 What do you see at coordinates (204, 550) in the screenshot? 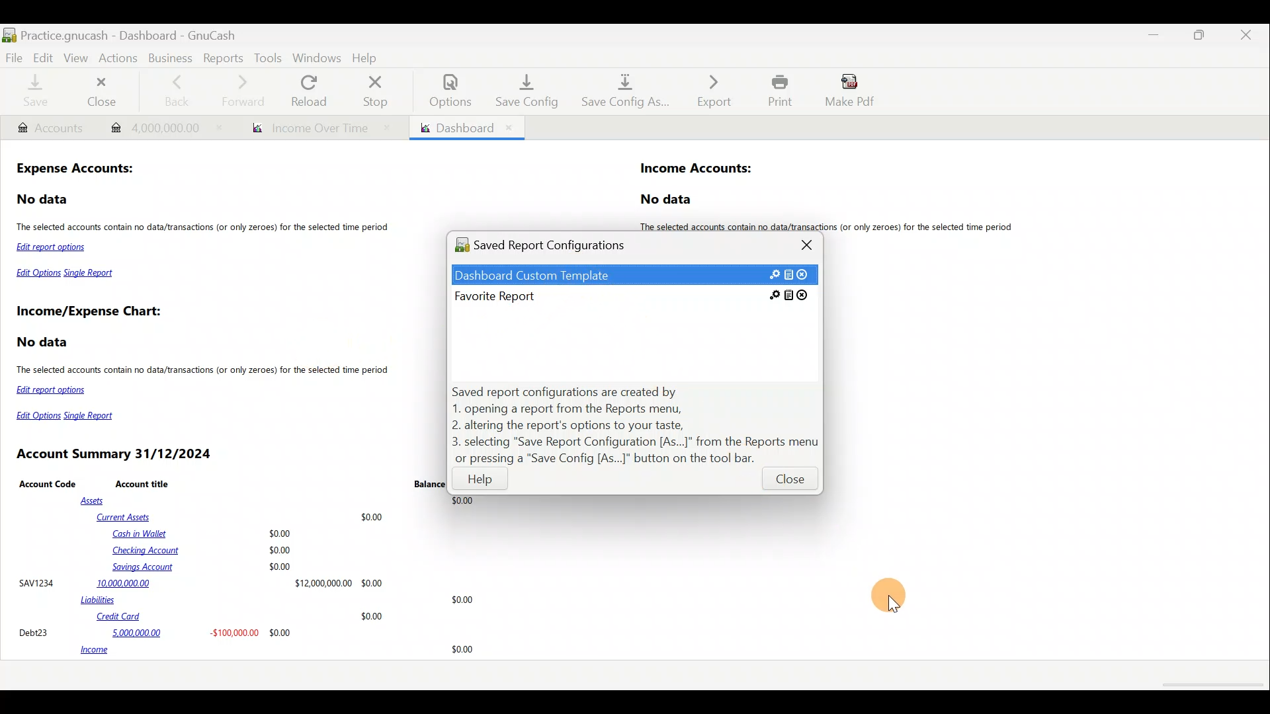
I see `Cash in Wallet $0.00
Checking Account $0.00
Savings Account $0.00` at bounding box center [204, 550].